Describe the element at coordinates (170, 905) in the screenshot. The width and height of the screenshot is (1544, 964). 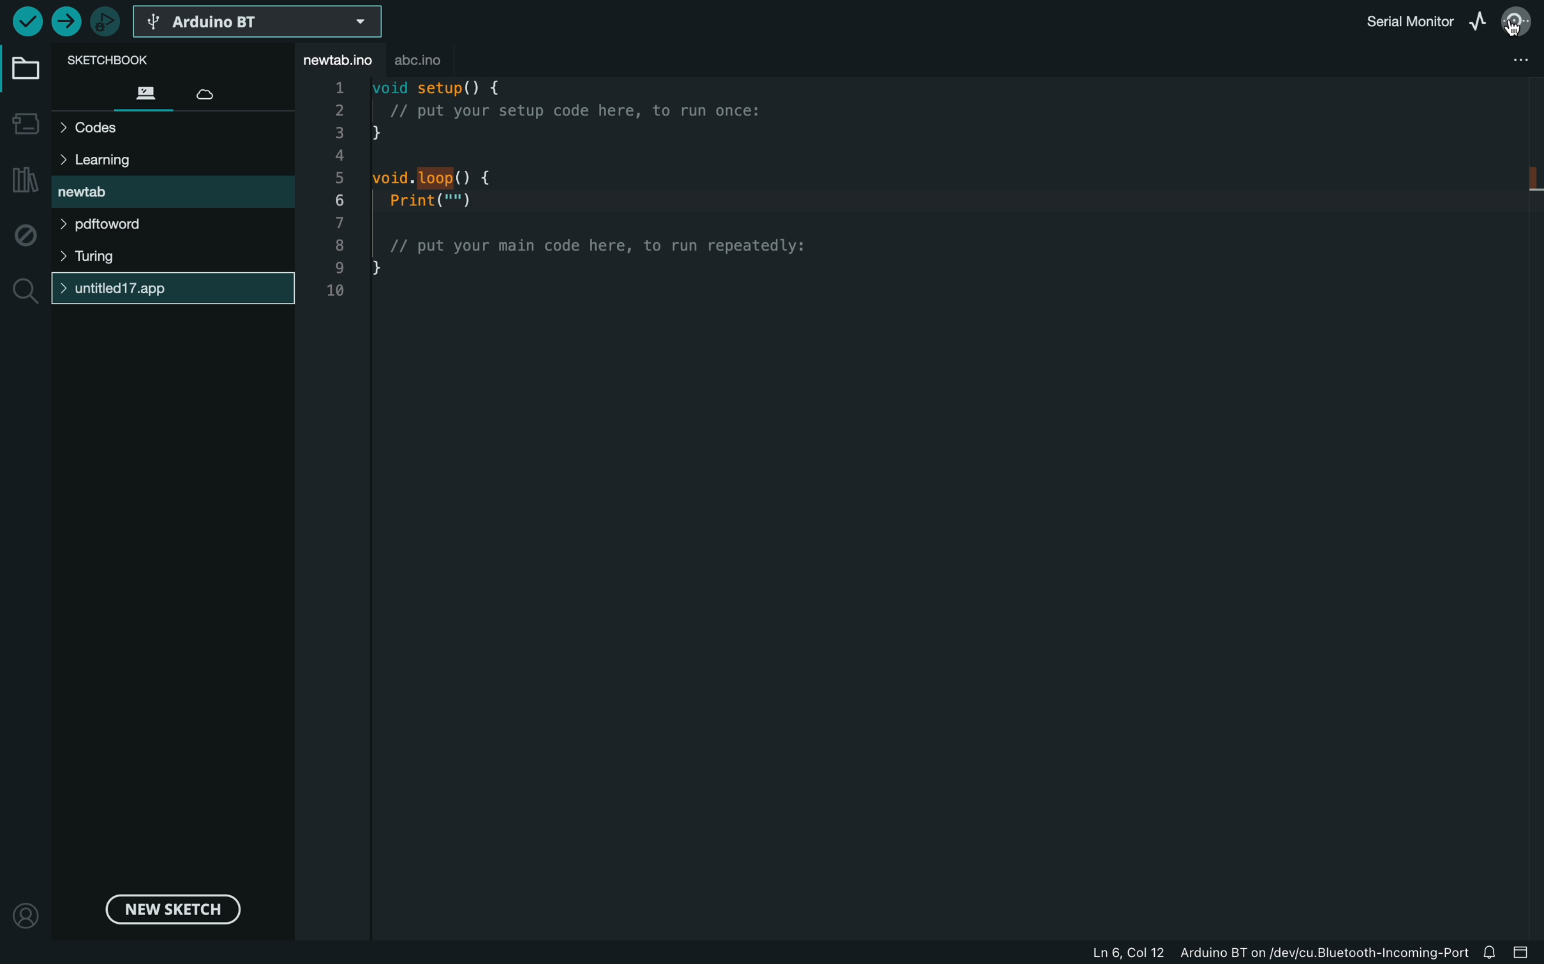
I see `new sketch` at that location.